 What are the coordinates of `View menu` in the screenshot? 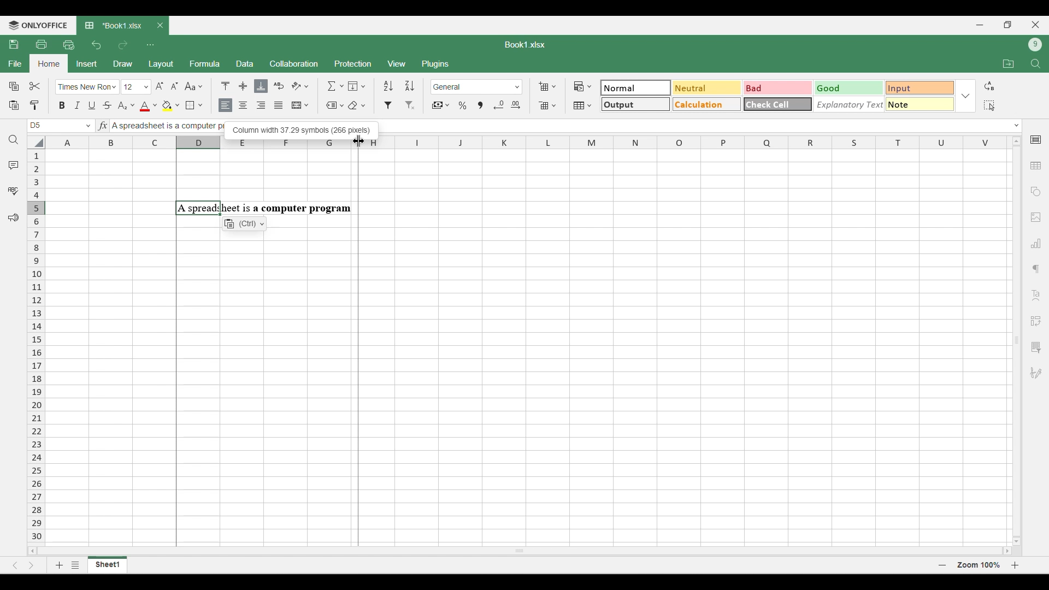 It's located at (398, 64).